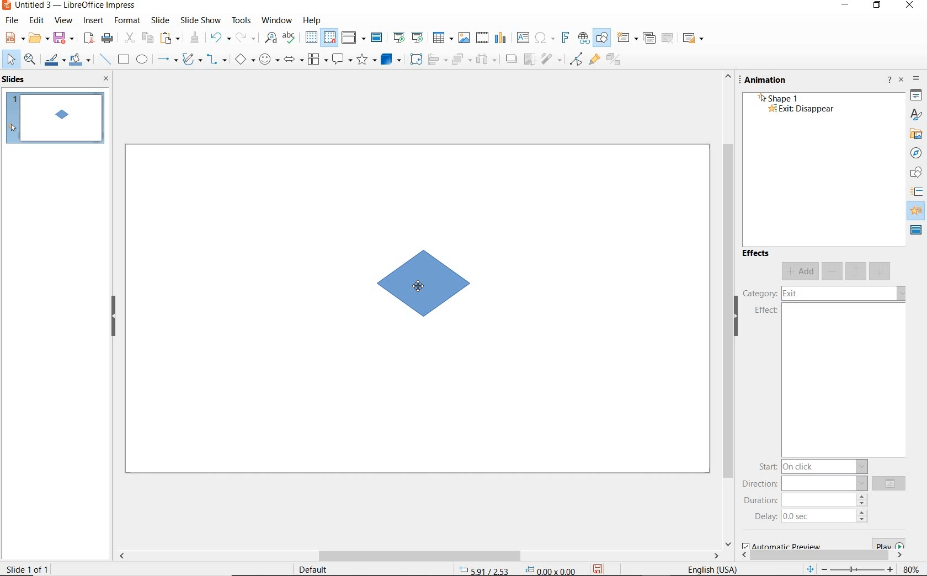  Describe the element at coordinates (418, 286) in the screenshot. I see `cursor` at that location.